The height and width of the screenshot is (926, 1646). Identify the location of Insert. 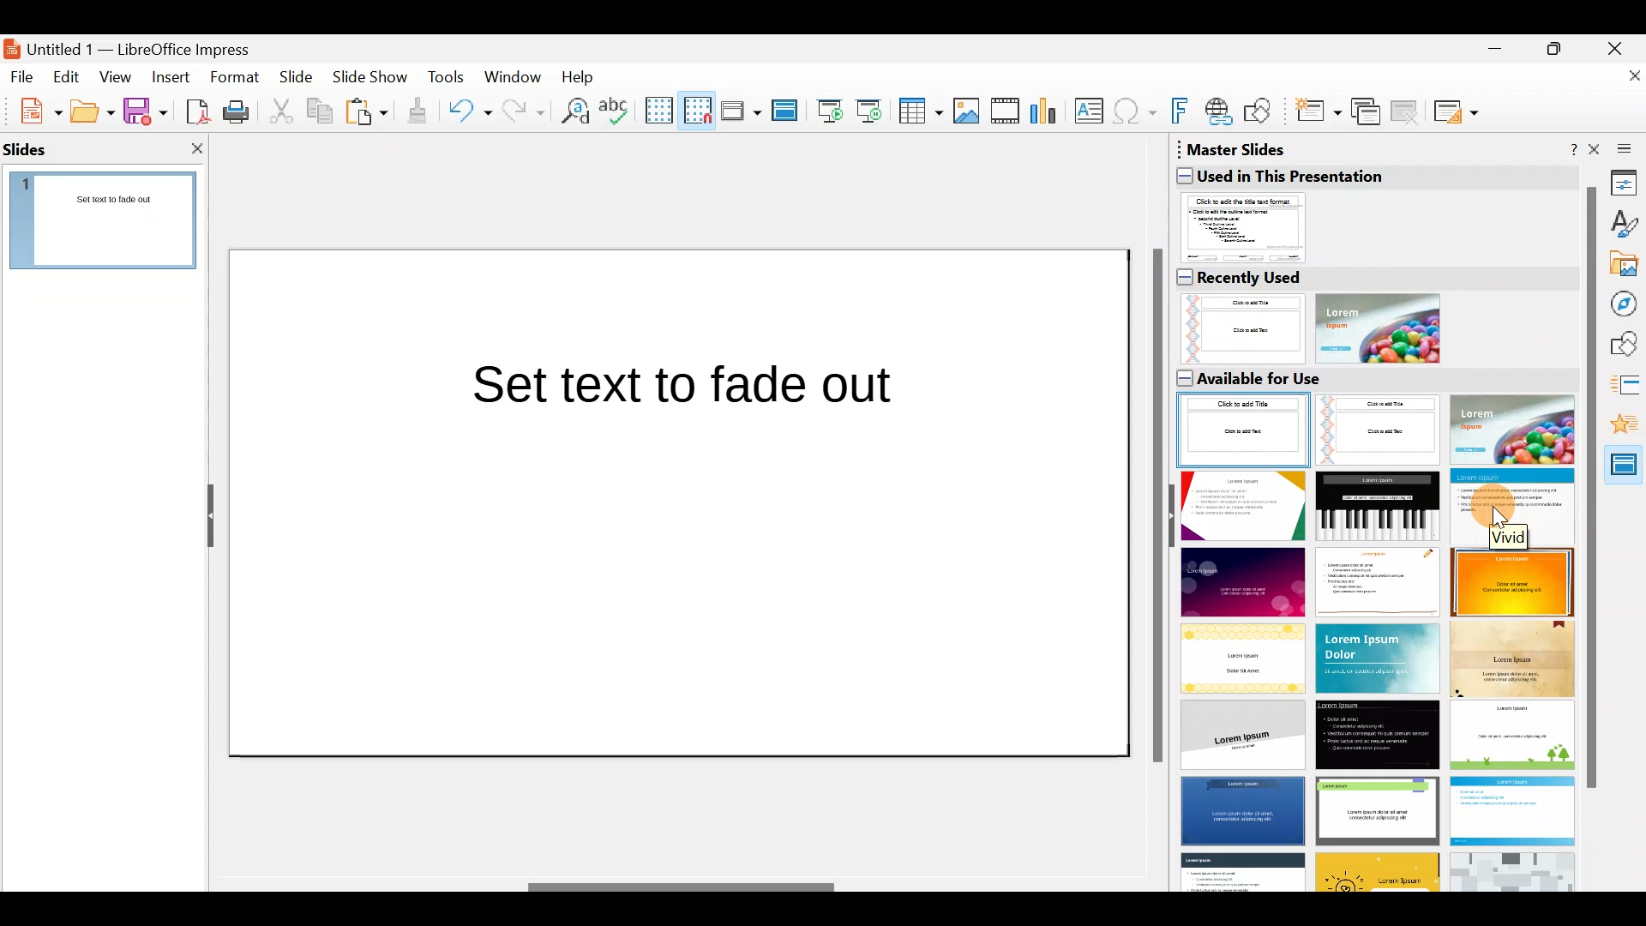
(170, 77).